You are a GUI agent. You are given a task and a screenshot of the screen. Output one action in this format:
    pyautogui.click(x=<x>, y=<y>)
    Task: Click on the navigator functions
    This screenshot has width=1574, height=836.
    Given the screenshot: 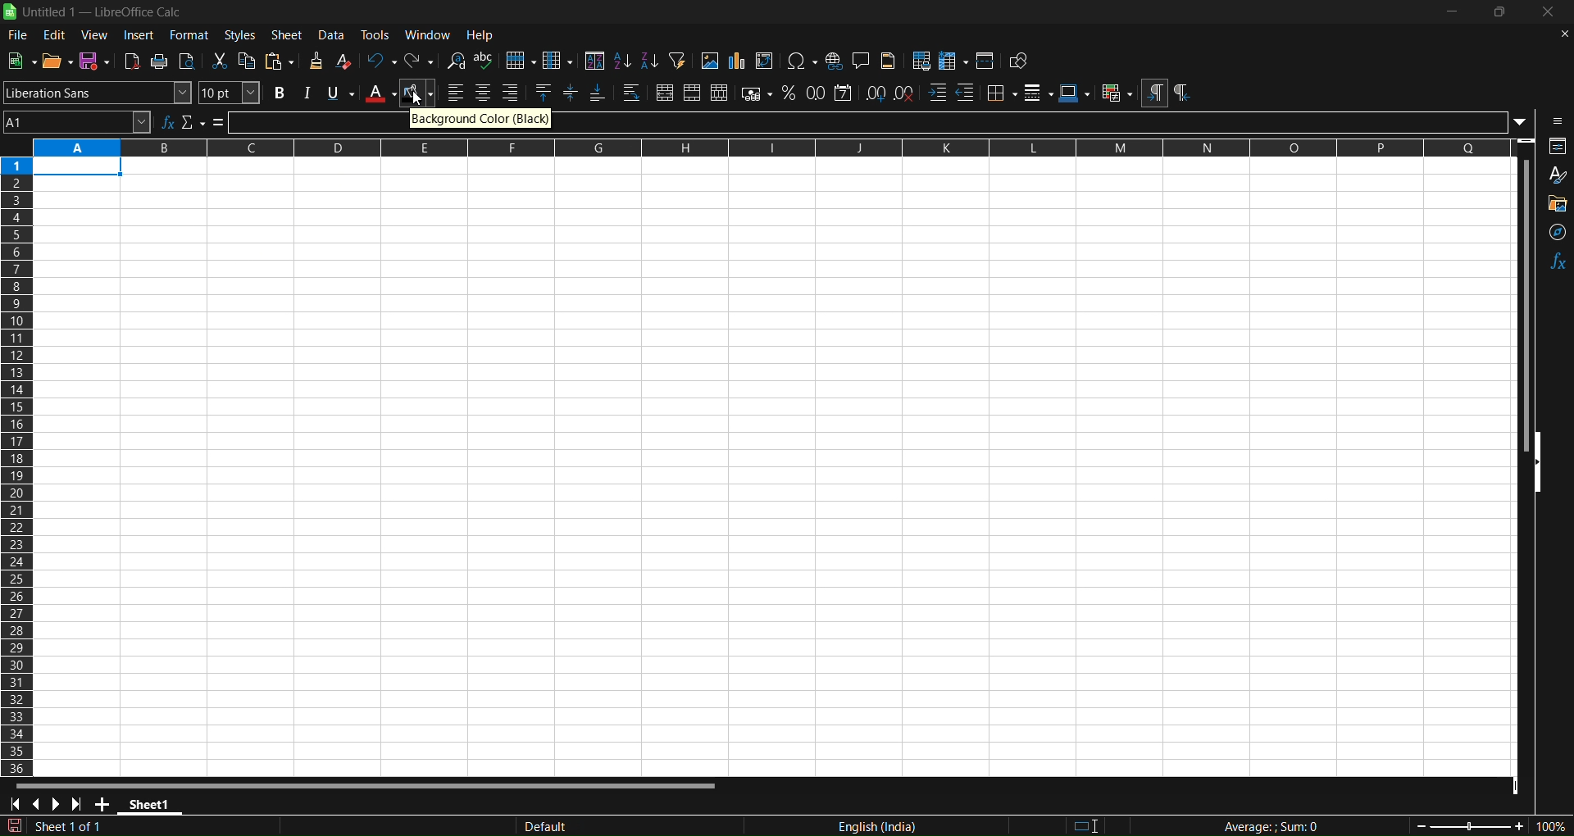 What is the action you would take?
    pyautogui.click(x=1555, y=228)
    